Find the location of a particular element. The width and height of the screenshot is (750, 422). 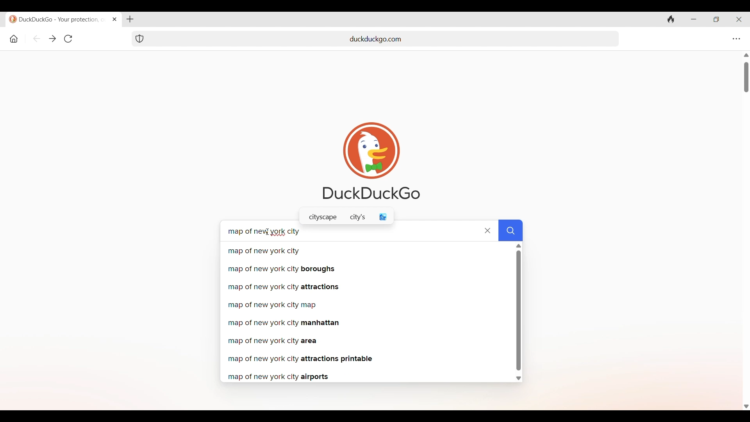

duckduckgo.com is located at coordinates (376, 39).